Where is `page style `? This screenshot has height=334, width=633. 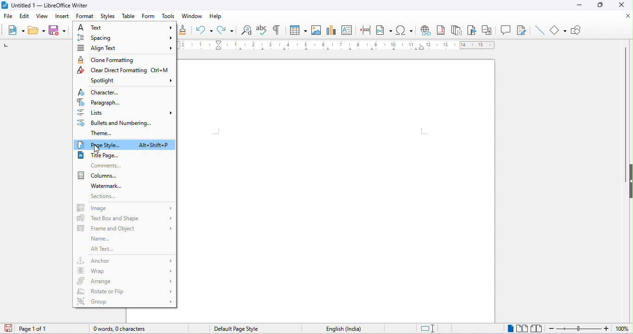
page style  is located at coordinates (235, 328).